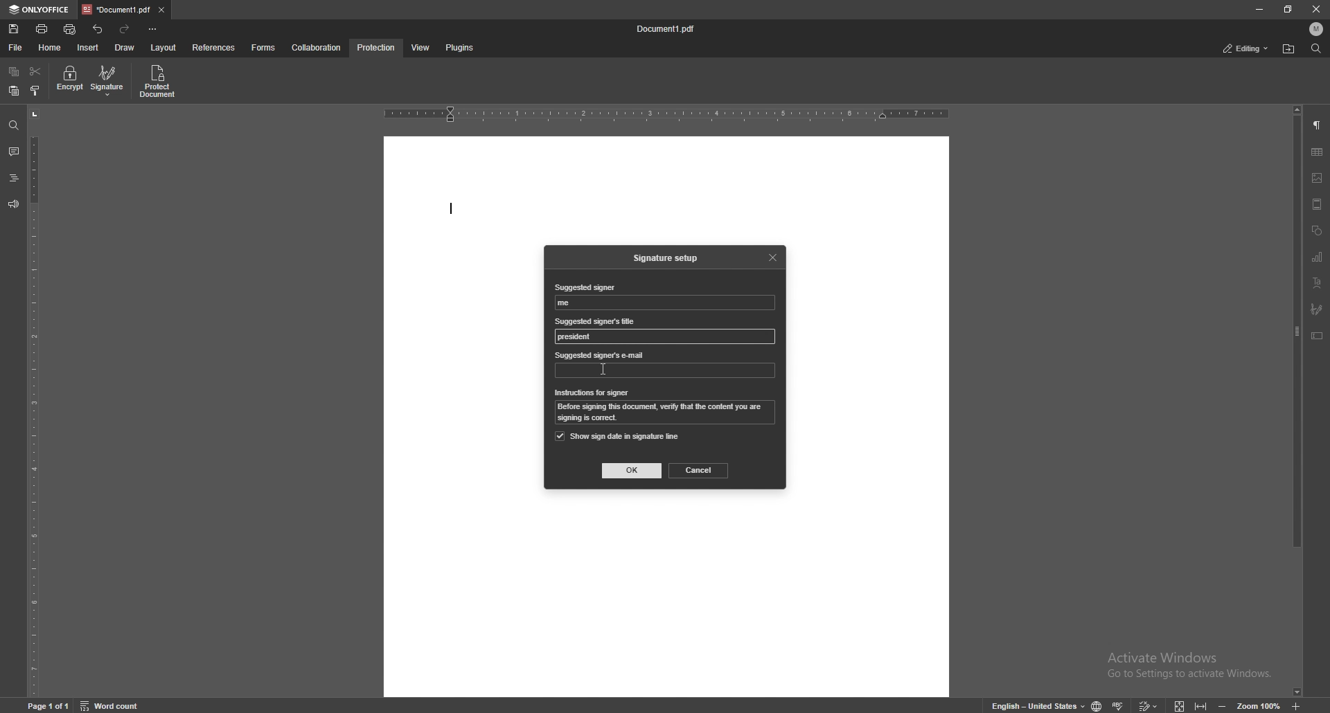 This screenshot has width=1330, height=713. Describe the element at coordinates (377, 48) in the screenshot. I see `protection` at that location.